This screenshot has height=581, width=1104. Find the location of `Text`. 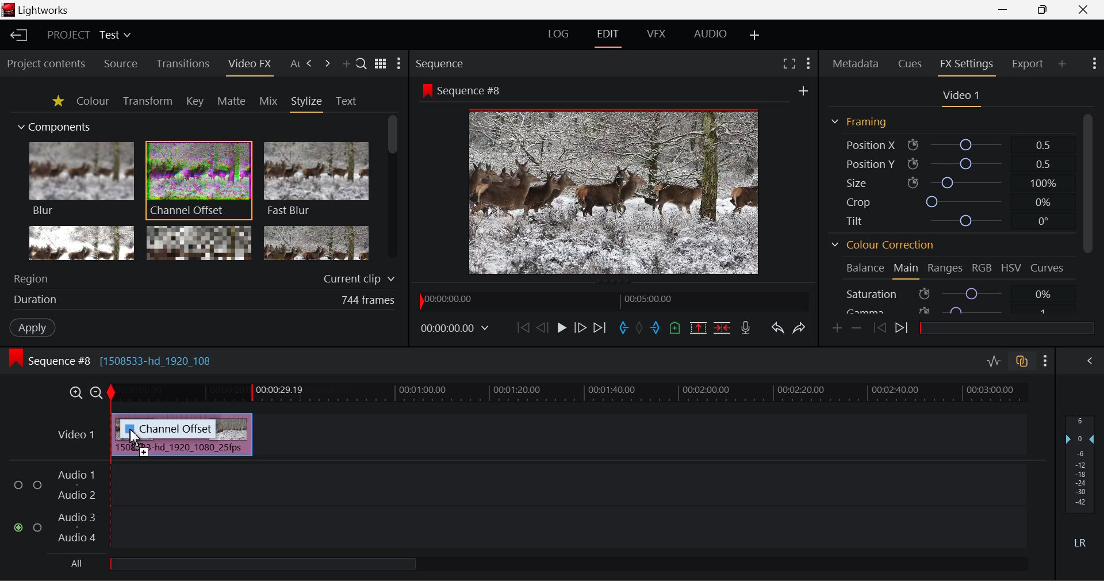

Text is located at coordinates (346, 101).